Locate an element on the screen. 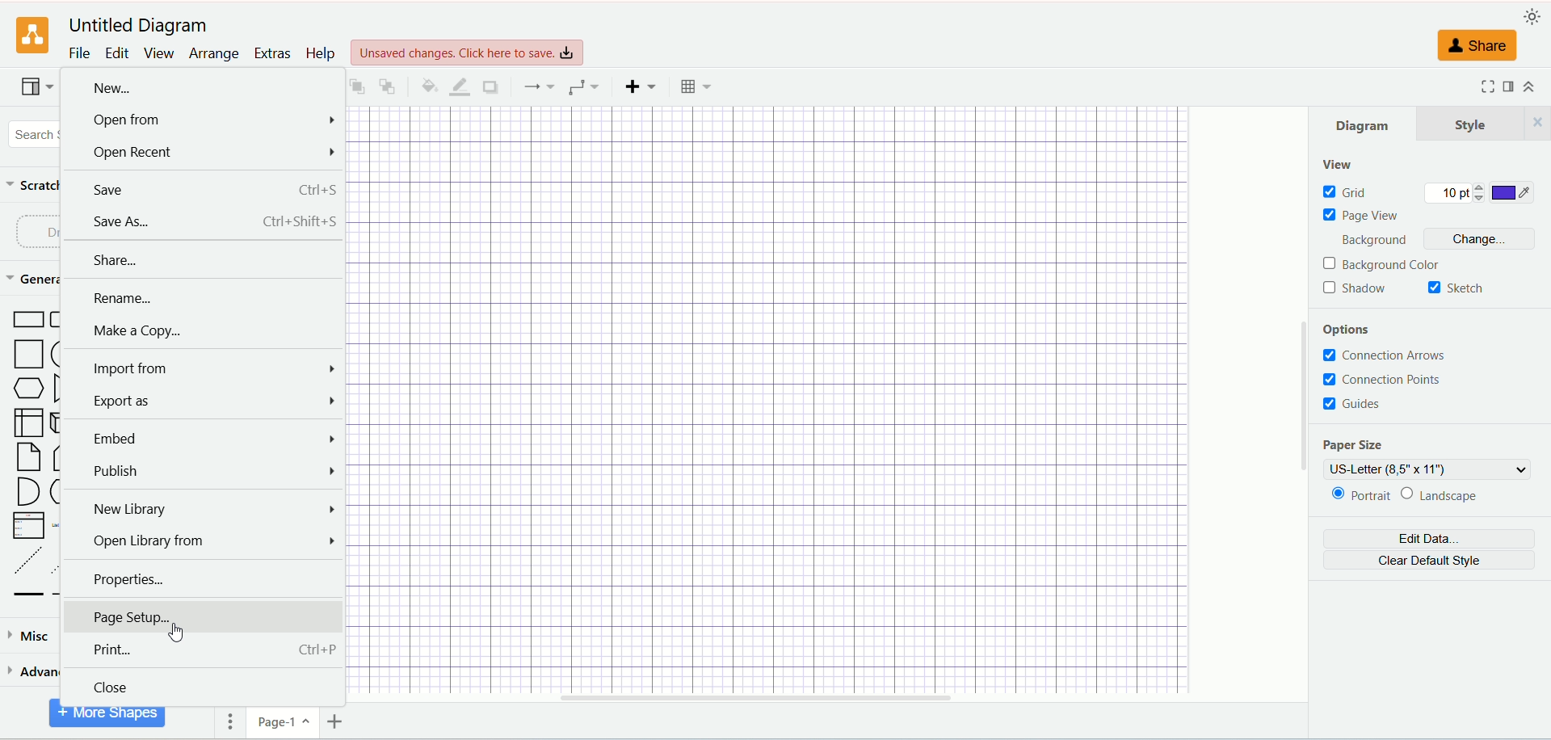 The width and height of the screenshot is (1551, 740). search shapes is located at coordinates (32, 132).